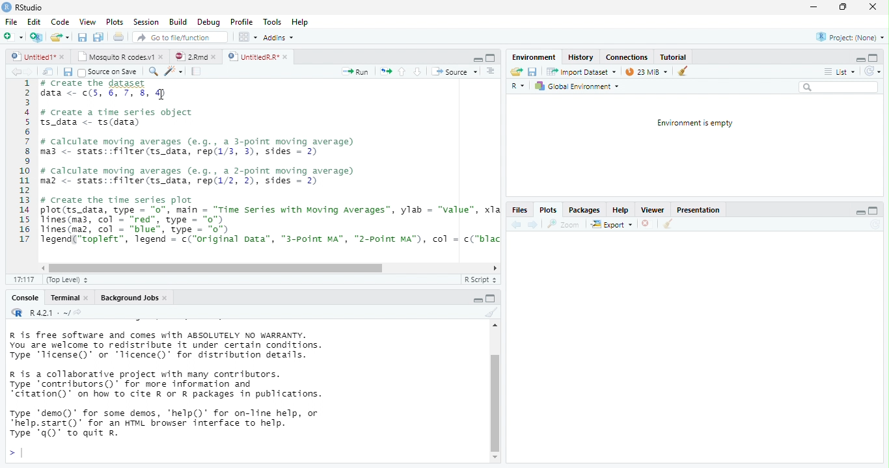  Describe the element at coordinates (260, 170) in the screenshot. I see `1 # create the dataset data <- ¢(5, 6, 7, 8, 4)34 # create a time series object5 ts_data <- ts(data)67 # calculate moving averages (e.g., a 3-point moving average)8 ma3 <- stats::filter(ts_data, rep(1/3, 3), sides = 2)910 # calculate moving averages (e.g., a 2-point moving average)11 maz <- stats::filter(ts_data, rep(1/2, 2), sides = 2)1213 # Create the time series plot14 plot(ts_data, type = "0", main = “Time Series with Moving Averages”, ylab = "value", xla15 lines(ma3, col - “red”, type = "0")16 lines(maz, col = “blue”, type = "o")17 Tegend(“topleft”, legend = c("original Data”, “"3-Point MA”, "2-Point MA"), col = c("blac` at that location.